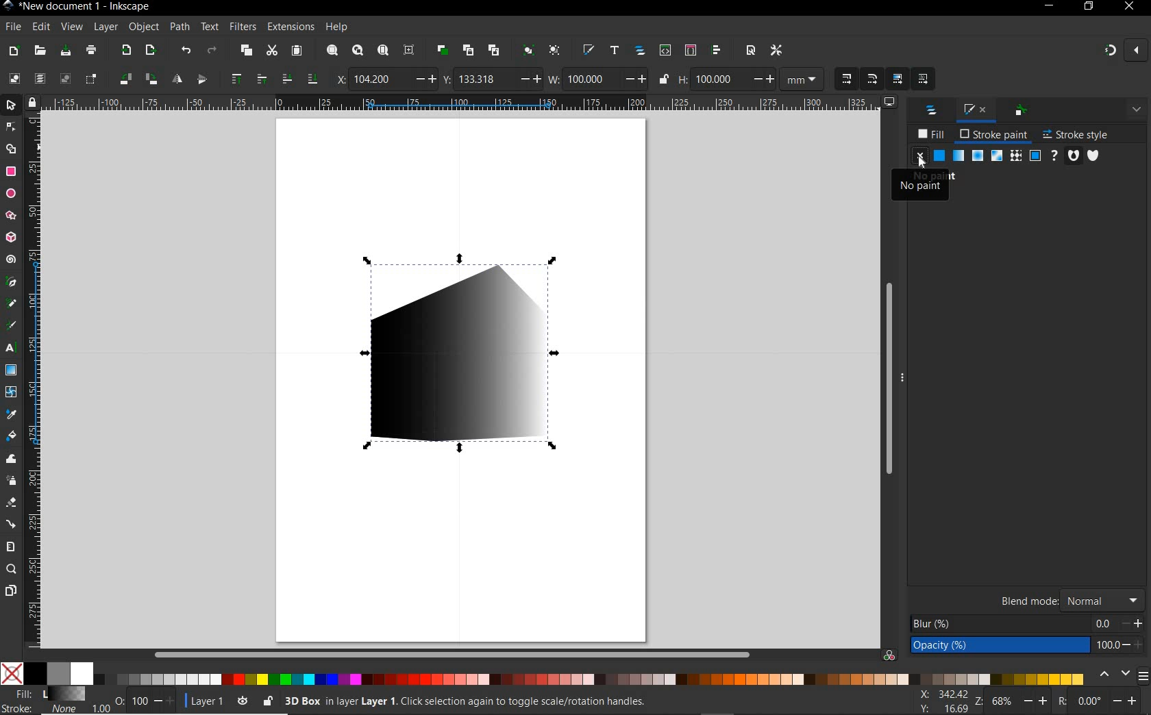 This screenshot has height=715, width=1151. Describe the element at coordinates (1133, 646) in the screenshot. I see `increase/decrease` at that location.